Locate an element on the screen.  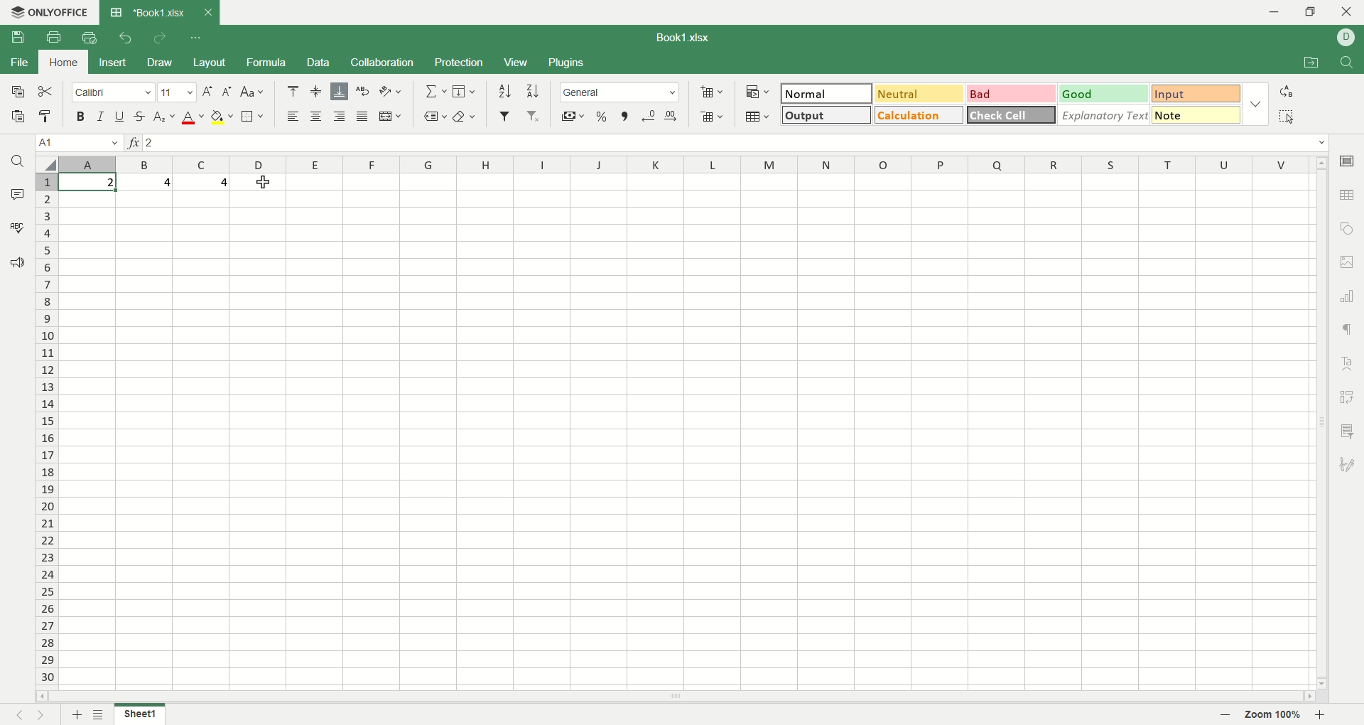
spell checking is located at coordinates (16, 228).